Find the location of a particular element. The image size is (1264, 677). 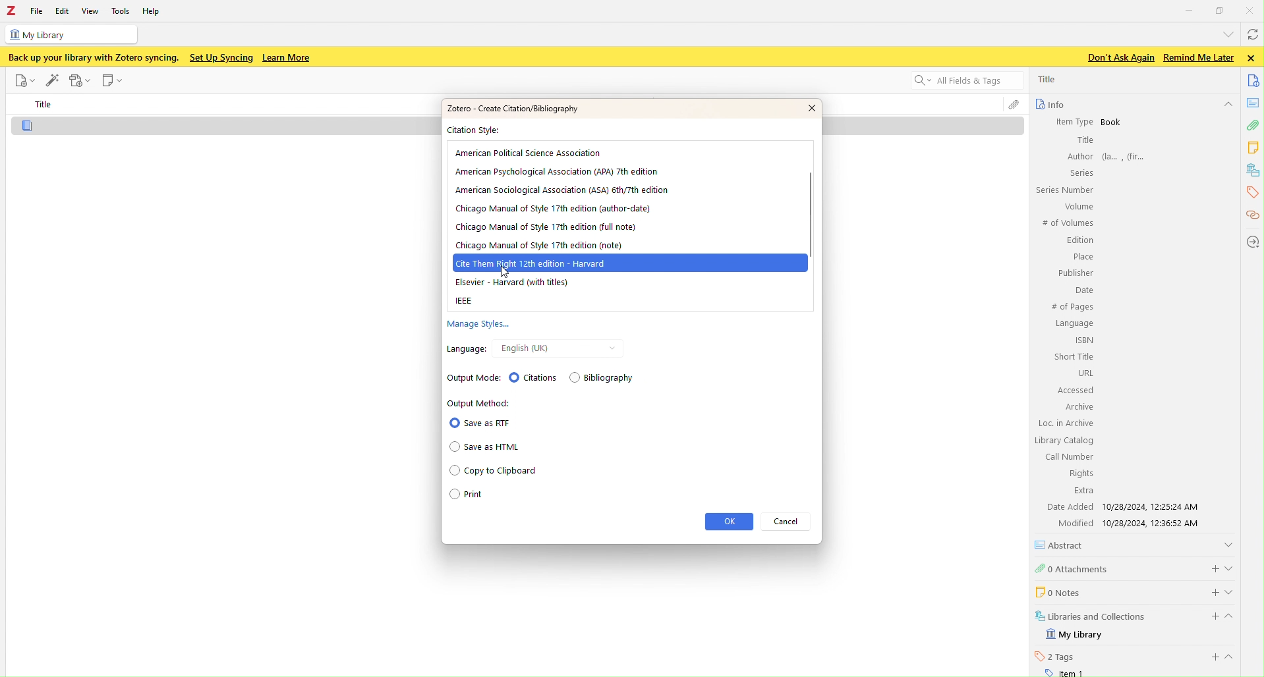

hide is located at coordinates (1235, 618).